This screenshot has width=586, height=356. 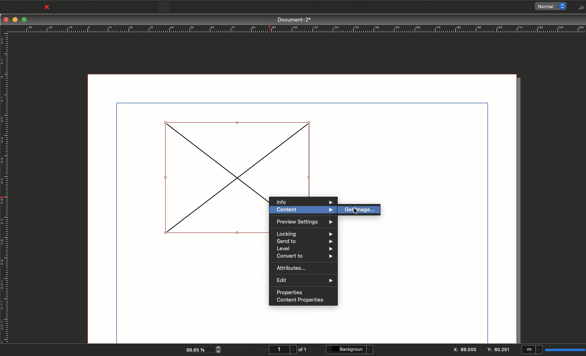 I want to click on Bézier curve, so click(x=285, y=8).